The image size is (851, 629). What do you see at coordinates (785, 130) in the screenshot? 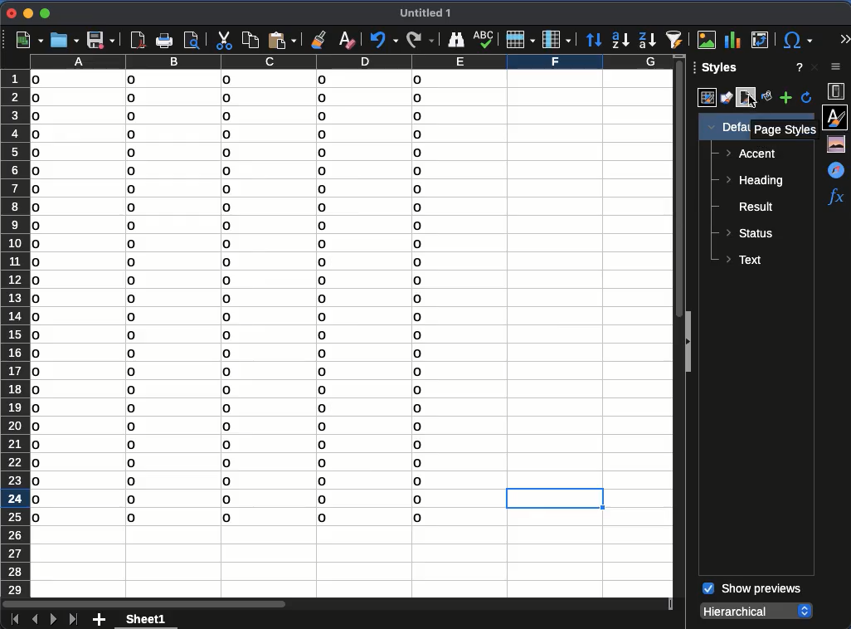
I see `page styles` at bounding box center [785, 130].